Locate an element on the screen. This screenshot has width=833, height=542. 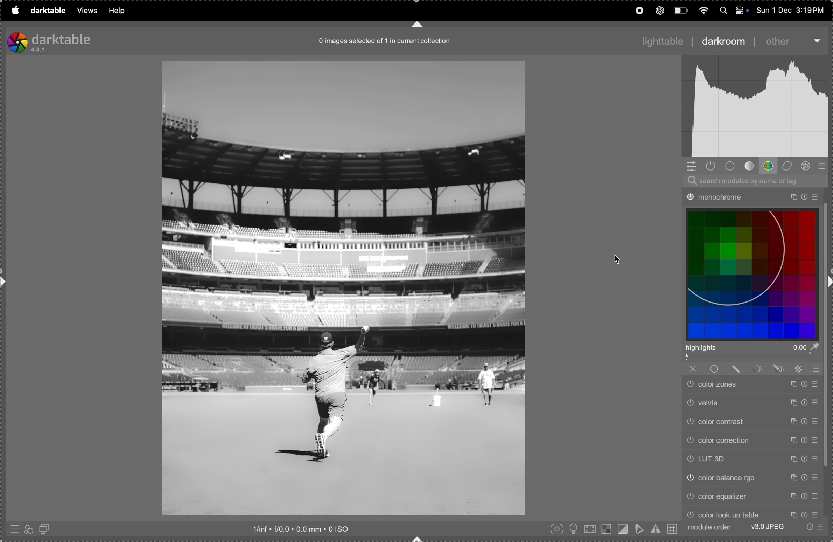
Black and white image is located at coordinates (345, 289).